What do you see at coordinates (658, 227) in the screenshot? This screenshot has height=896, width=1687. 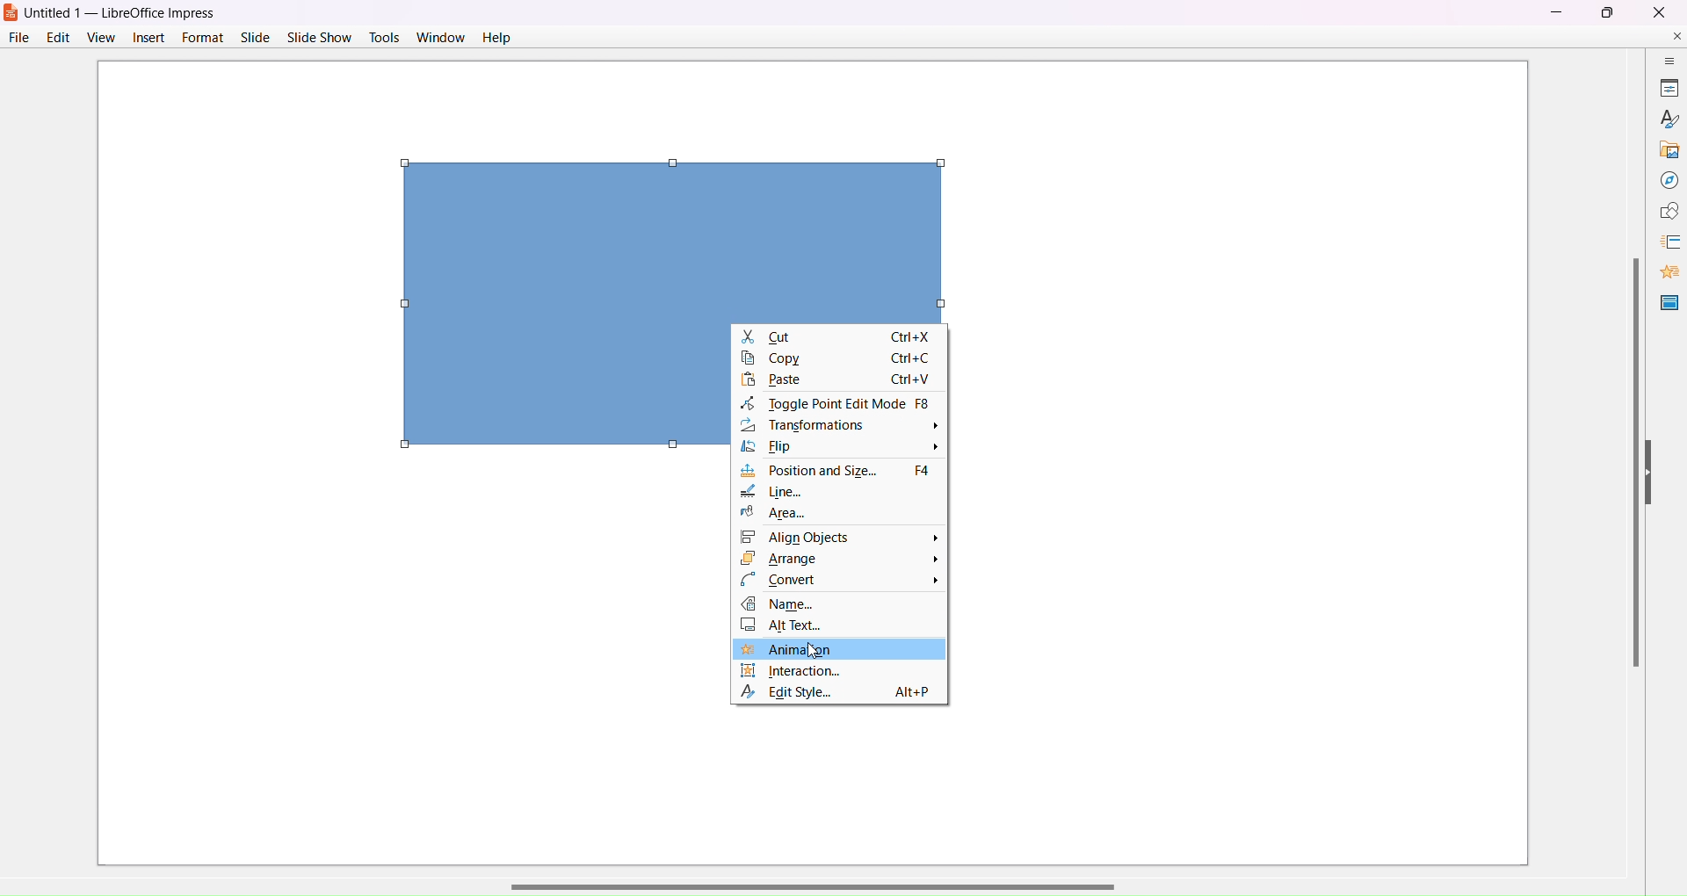 I see `Object` at bounding box center [658, 227].